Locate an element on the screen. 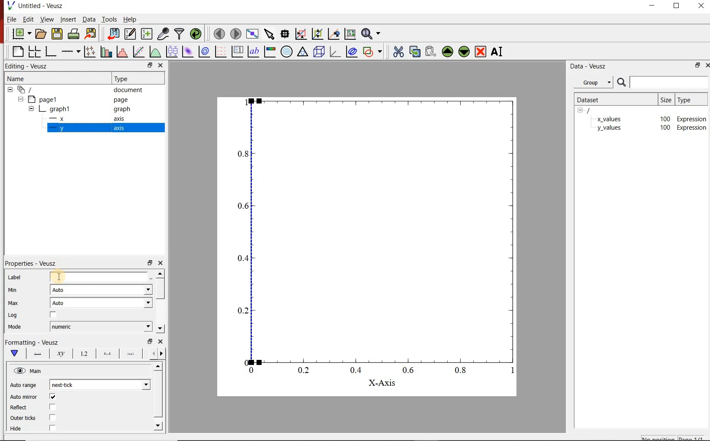  vertical scrollbar is located at coordinates (157, 395).